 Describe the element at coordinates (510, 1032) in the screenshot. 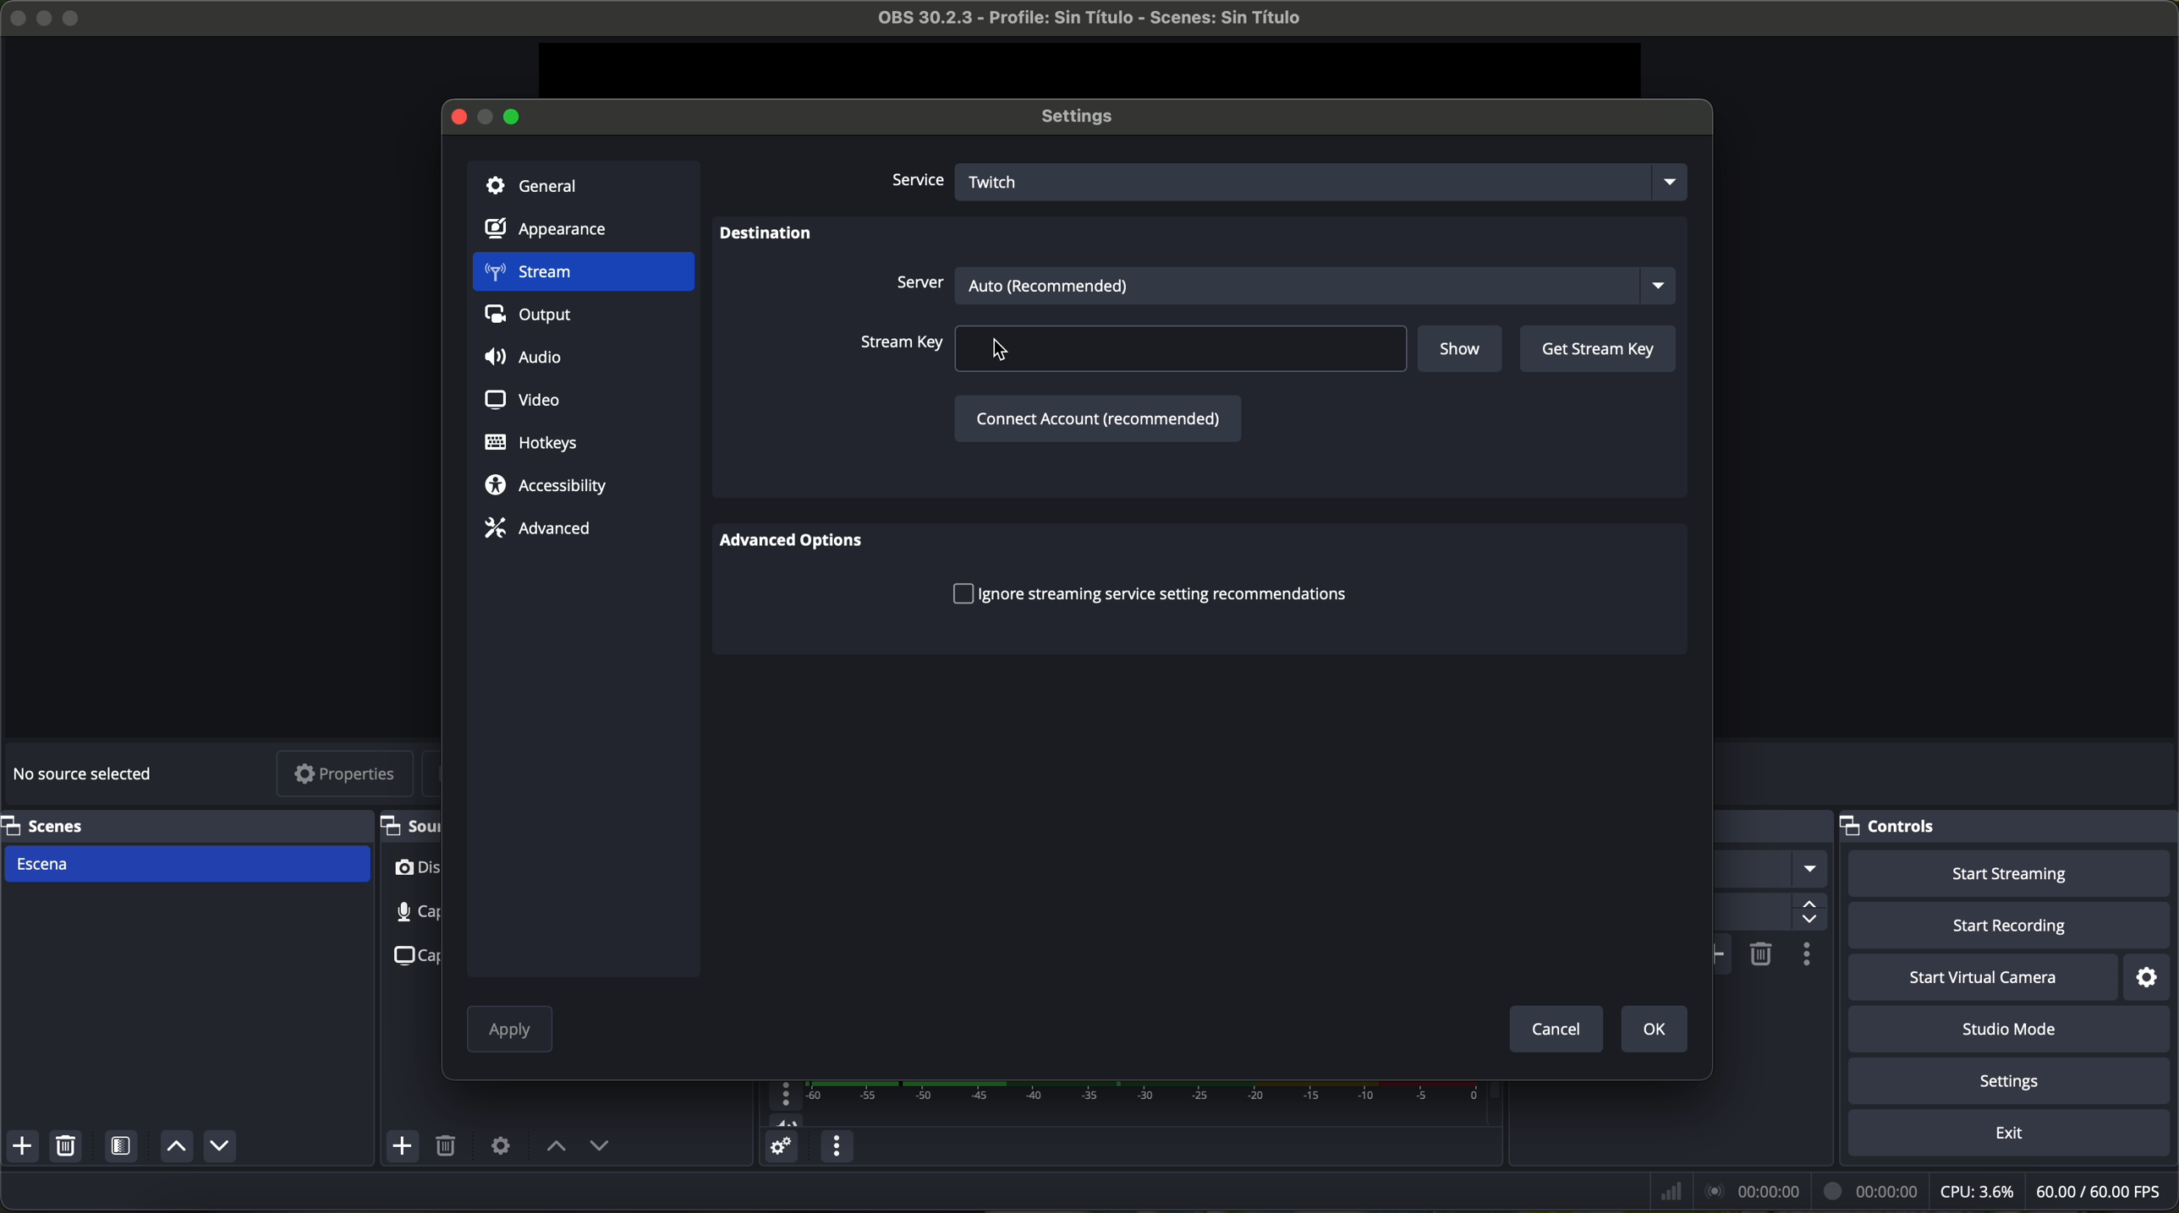

I see `apply` at that location.